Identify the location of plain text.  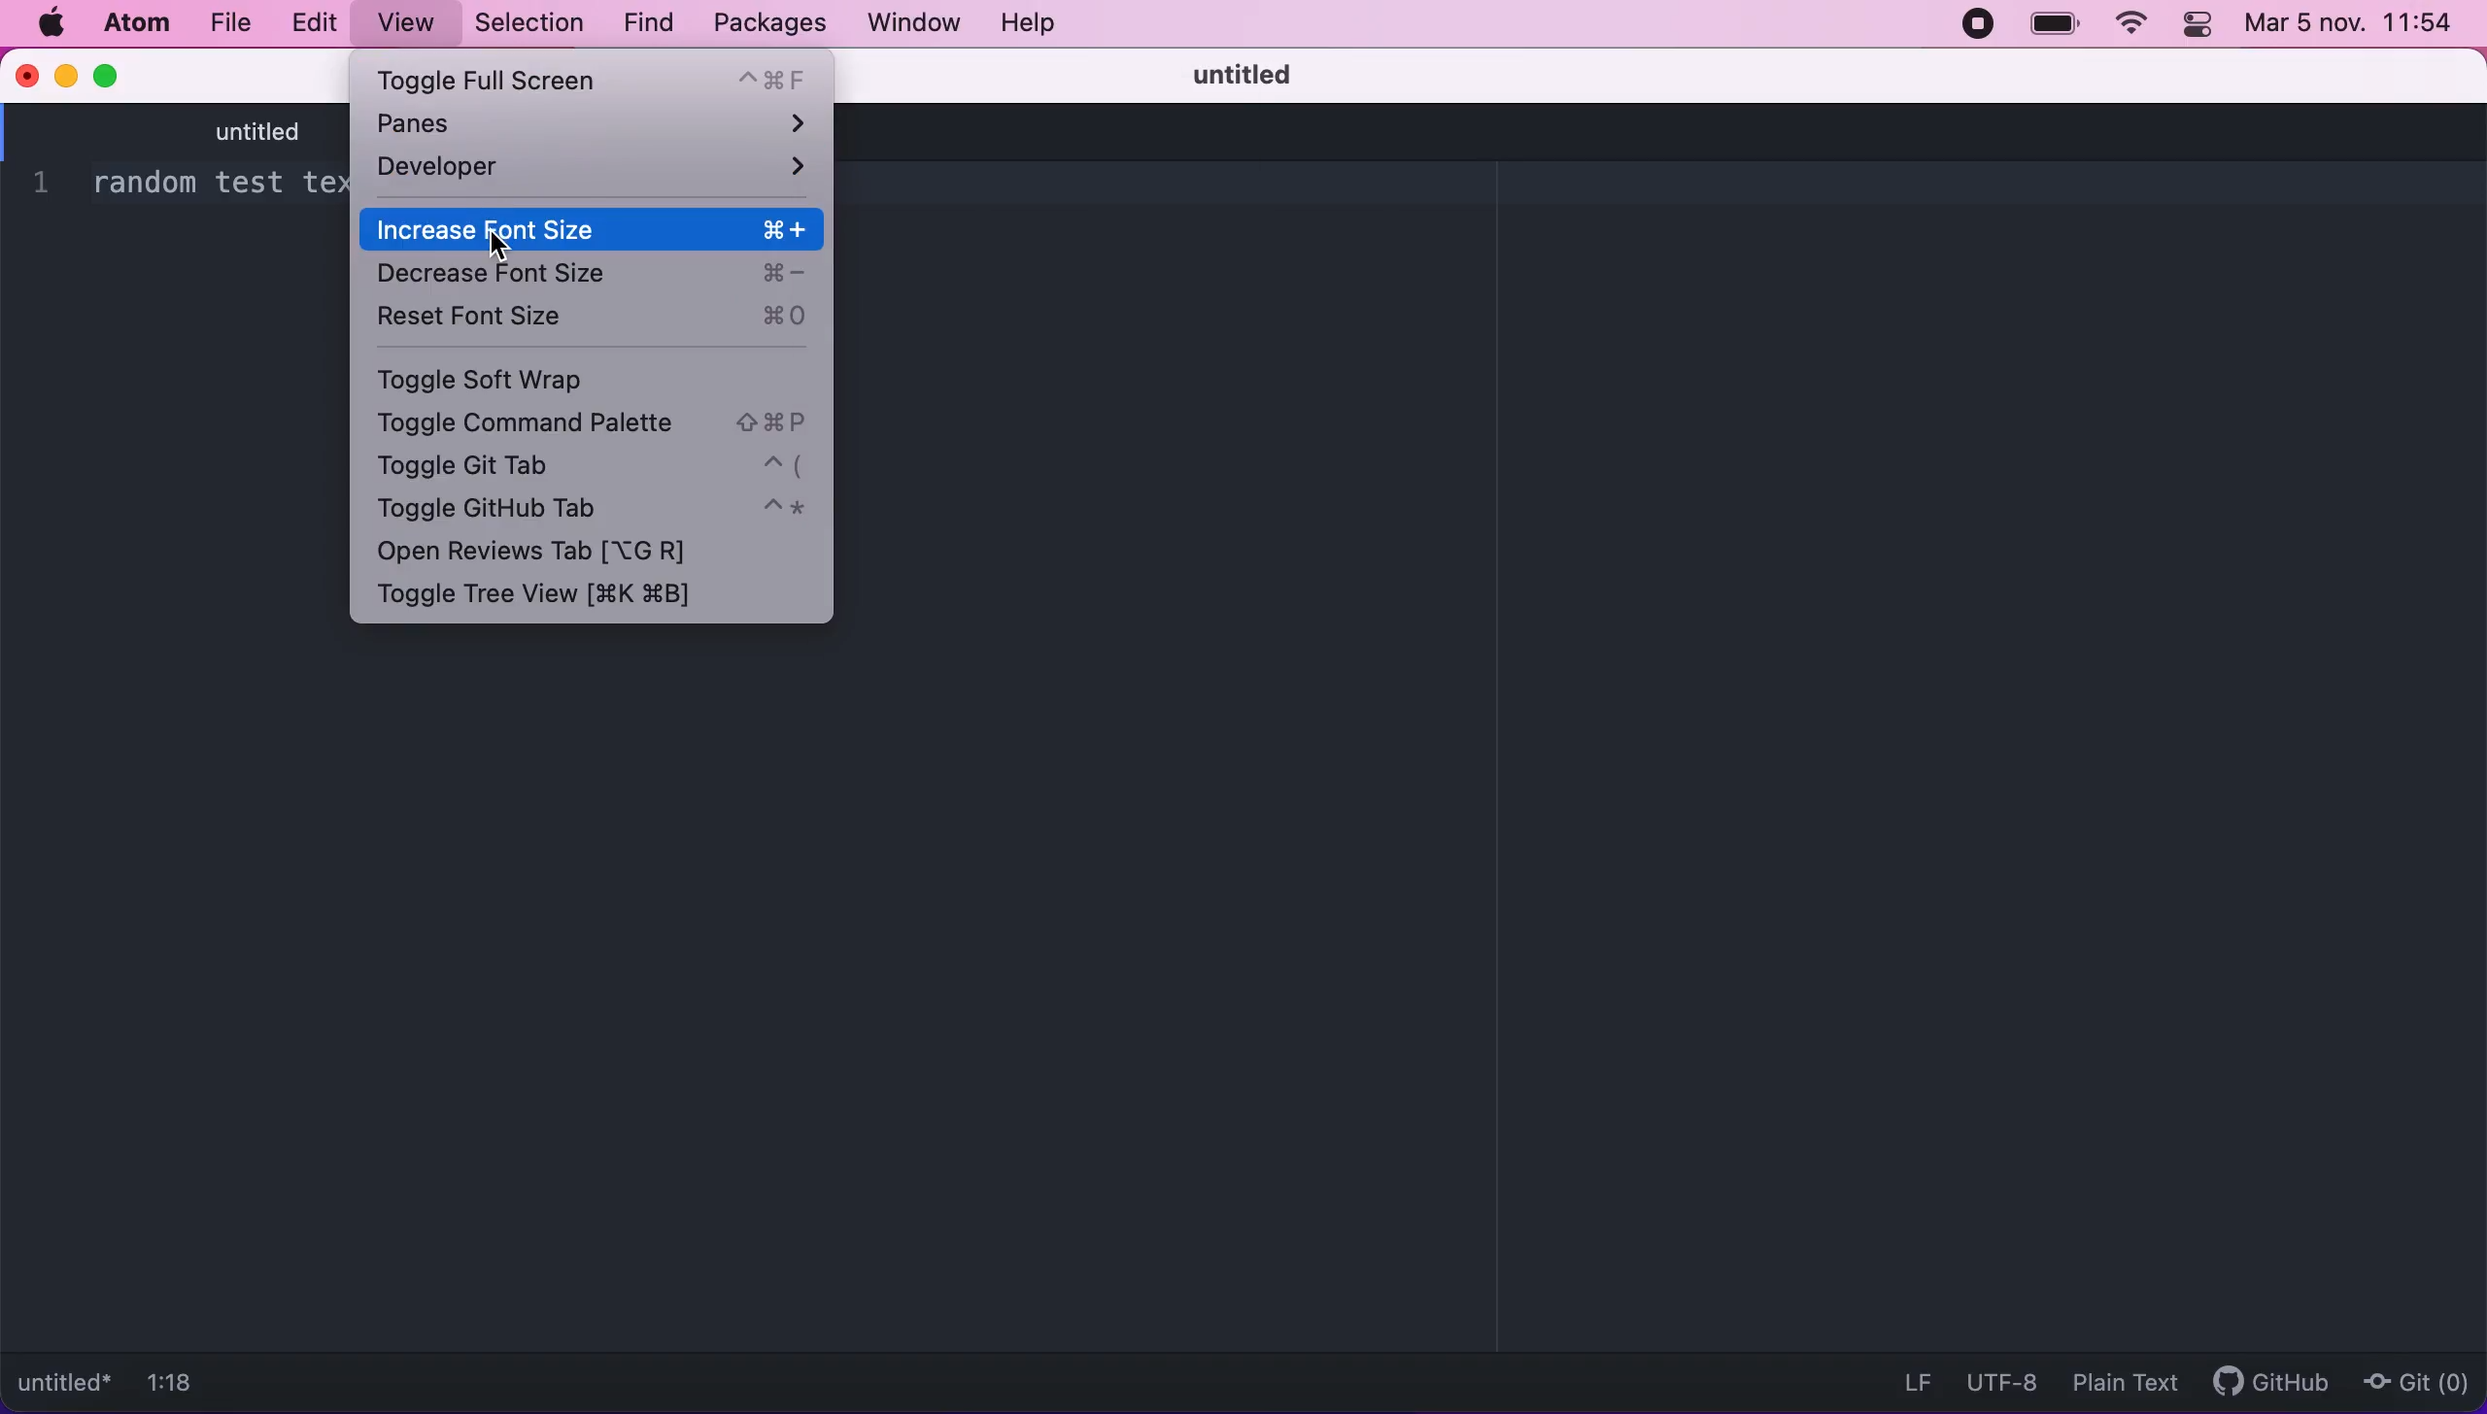
(2119, 1381).